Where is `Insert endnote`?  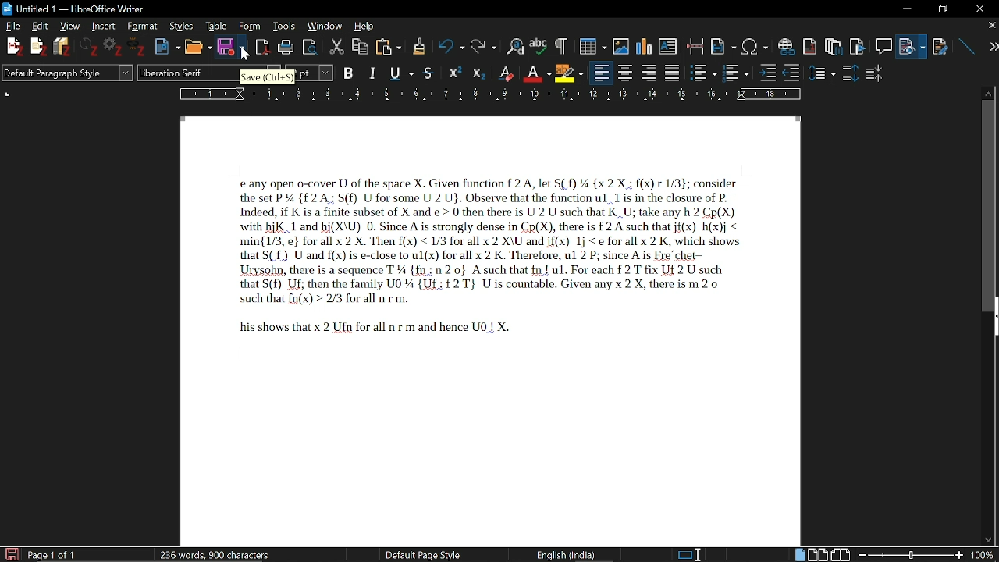
Insert endnote is located at coordinates (811, 43).